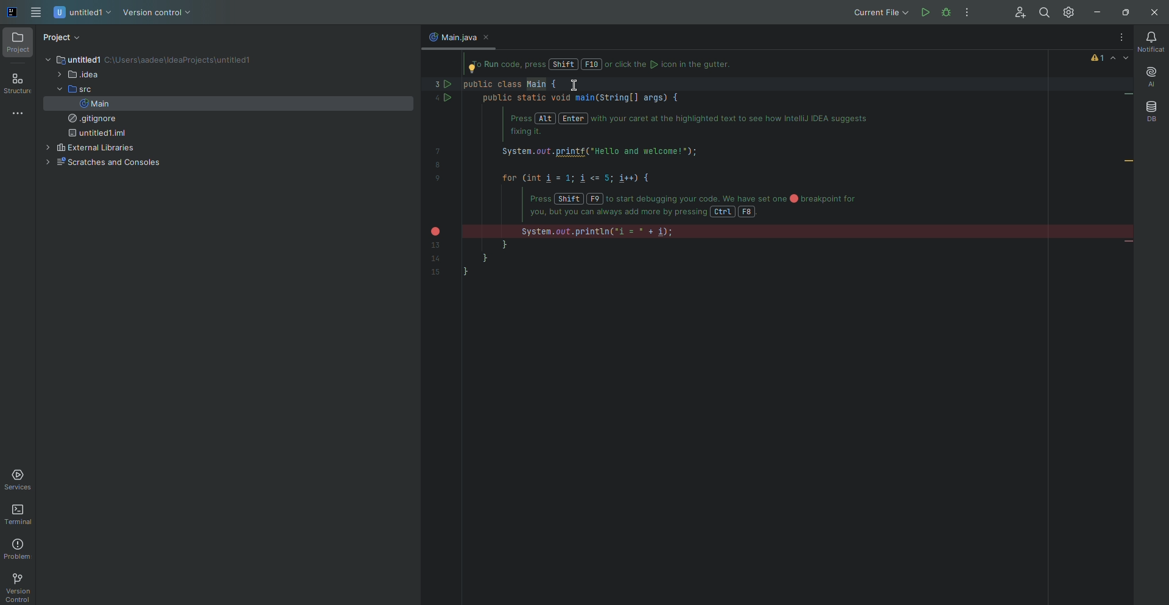 This screenshot has height=605, width=1169. Describe the element at coordinates (1111, 58) in the screenshot. I see `Error` at that location.